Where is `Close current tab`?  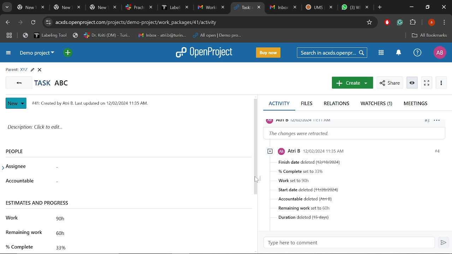 Close current tab is located at coordinates (260, 8).